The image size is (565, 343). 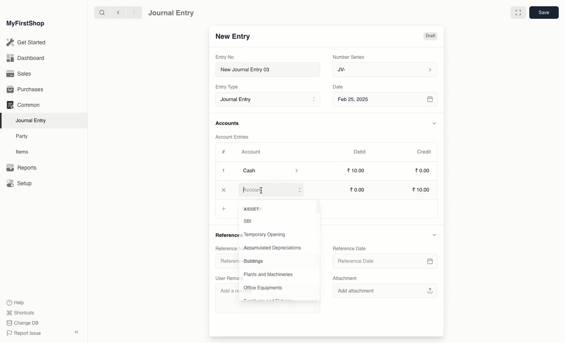 What do you see at coordinates (235, 137) in the screenshot?
I see `Account Entries` at bounding box center [235, 137].